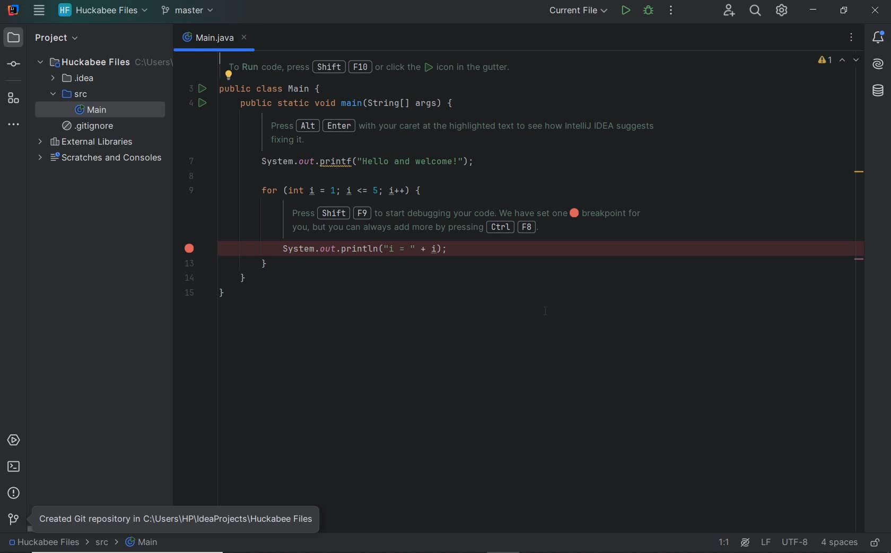 Image resolution: width=891 pixels, height=553 pixels. What do you see at coordinates (794, 542) in the screenshot?
I see `file encoding` at bounding box center [794, 542].